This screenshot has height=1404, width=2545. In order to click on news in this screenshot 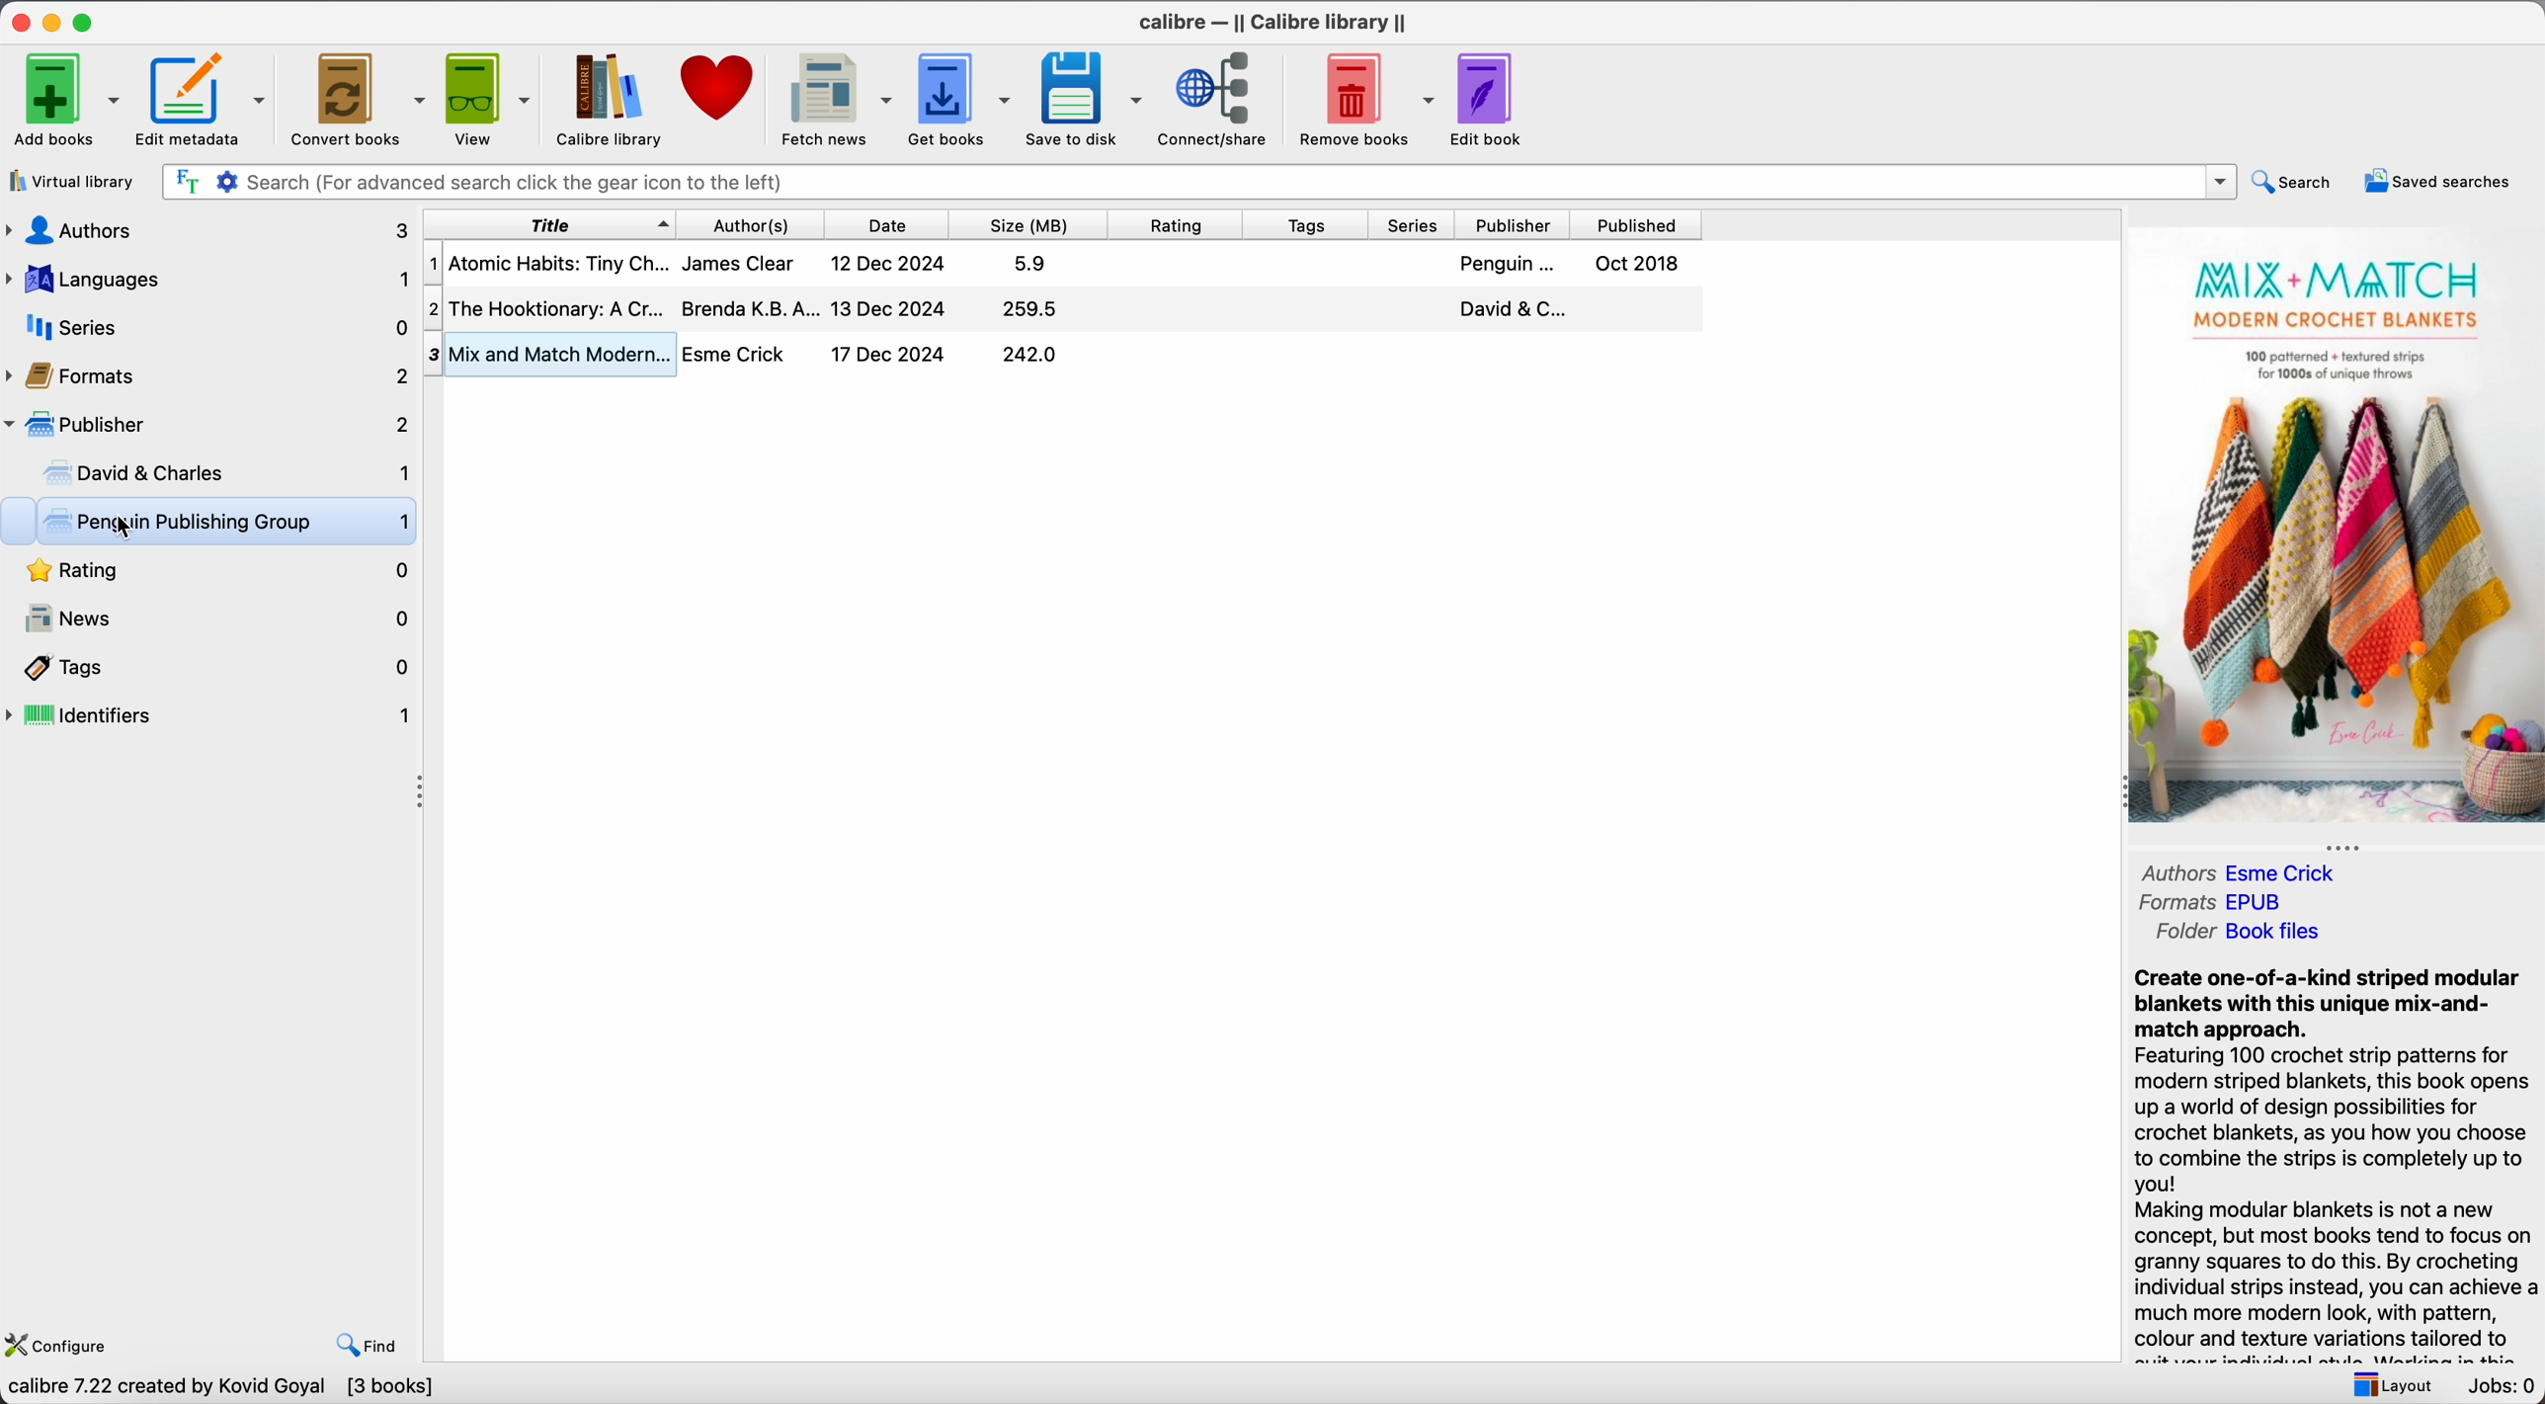, I will do `click(210, 619)`.